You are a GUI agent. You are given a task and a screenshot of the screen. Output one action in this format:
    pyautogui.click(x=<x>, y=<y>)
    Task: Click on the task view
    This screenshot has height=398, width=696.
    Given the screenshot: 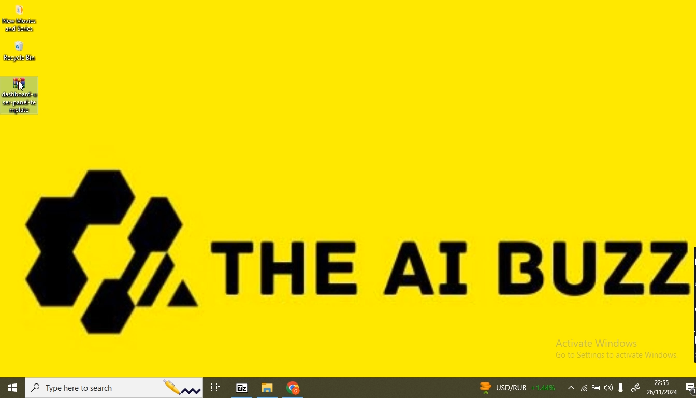 What is the action you would take?
    pyautogui.click(x=218, y=386)
    